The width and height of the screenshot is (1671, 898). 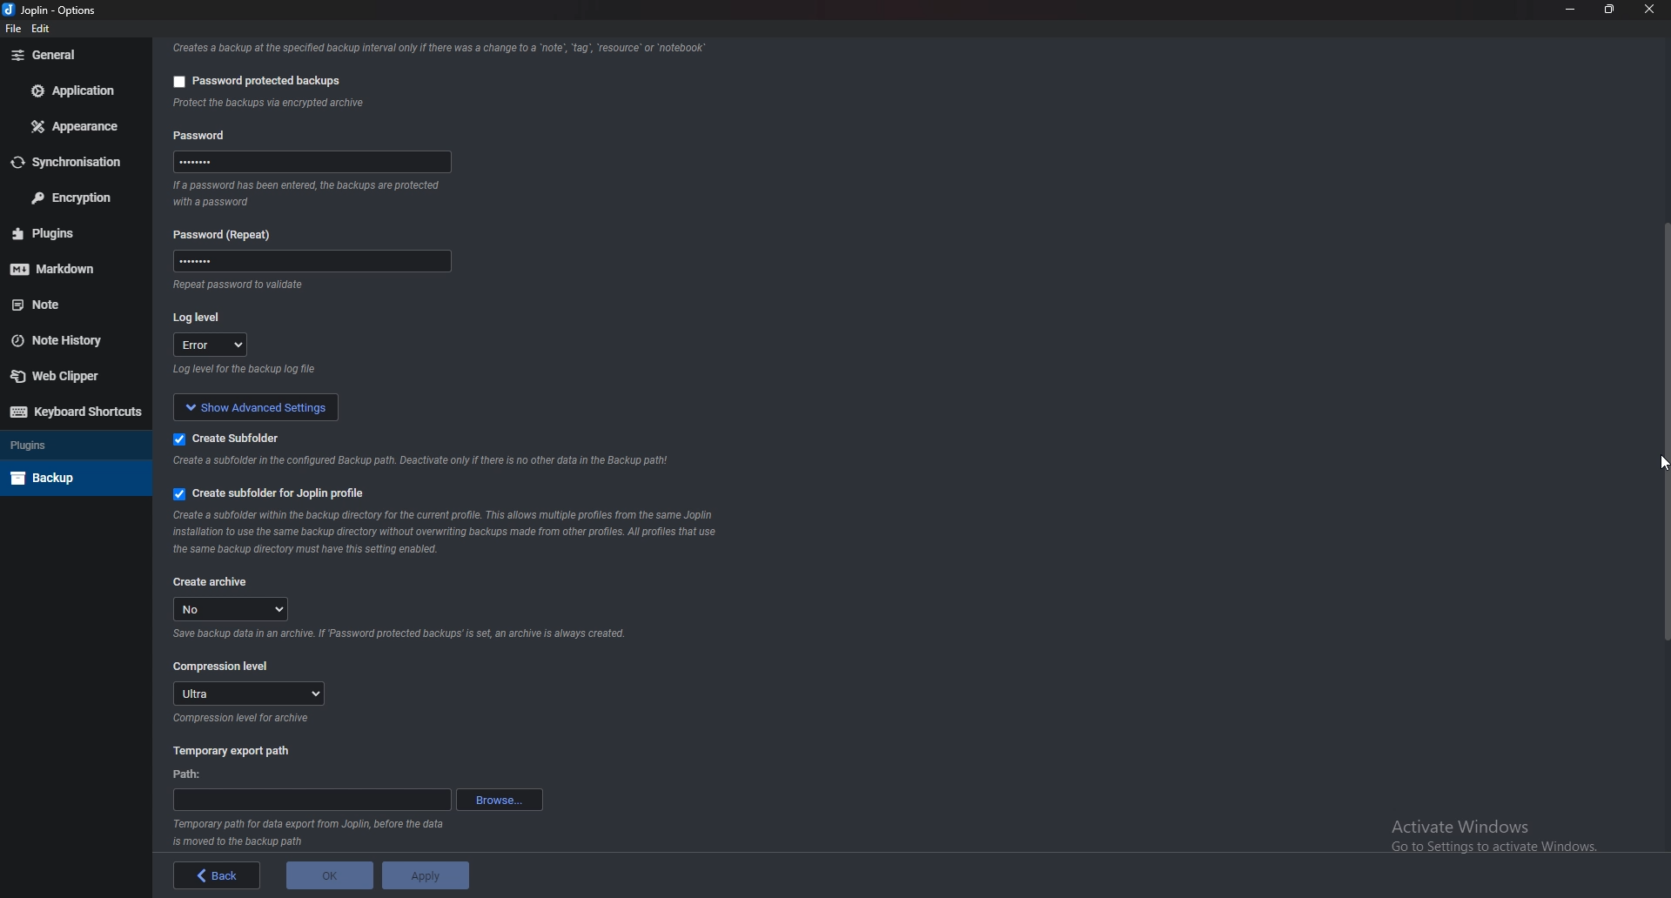 What do you see at coordinates (435, 47) in the screenshot?
I see `info` at bounding box center [435, 47].